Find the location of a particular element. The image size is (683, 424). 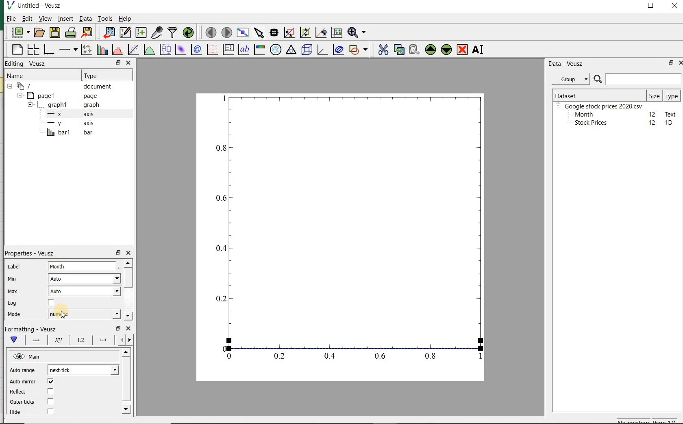

view is located at coordinates (45, 19).